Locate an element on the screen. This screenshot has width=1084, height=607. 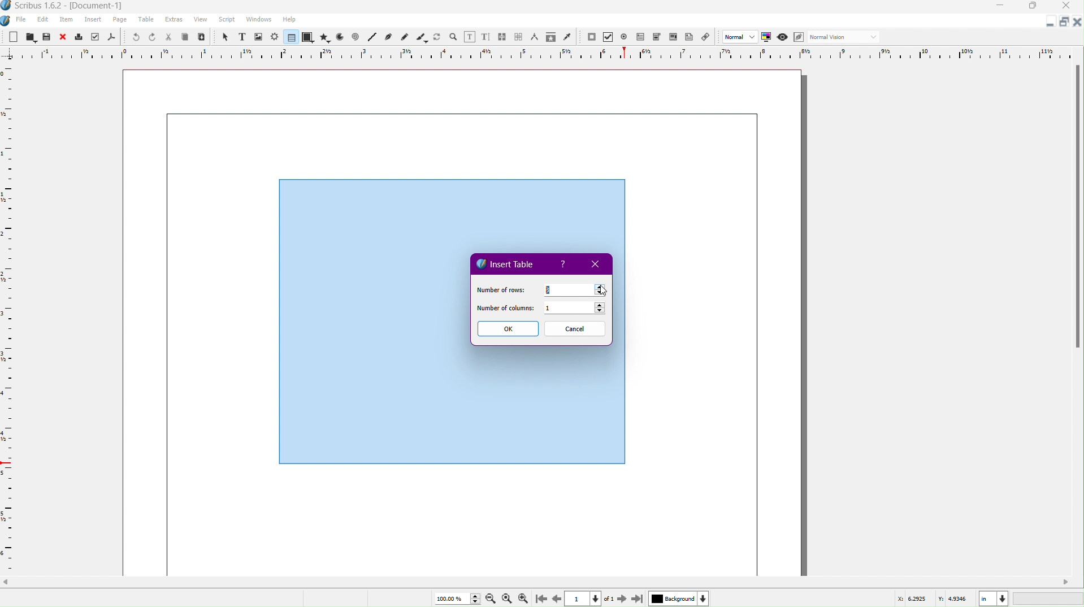
Insert Table is located at coordinates (506, 263).